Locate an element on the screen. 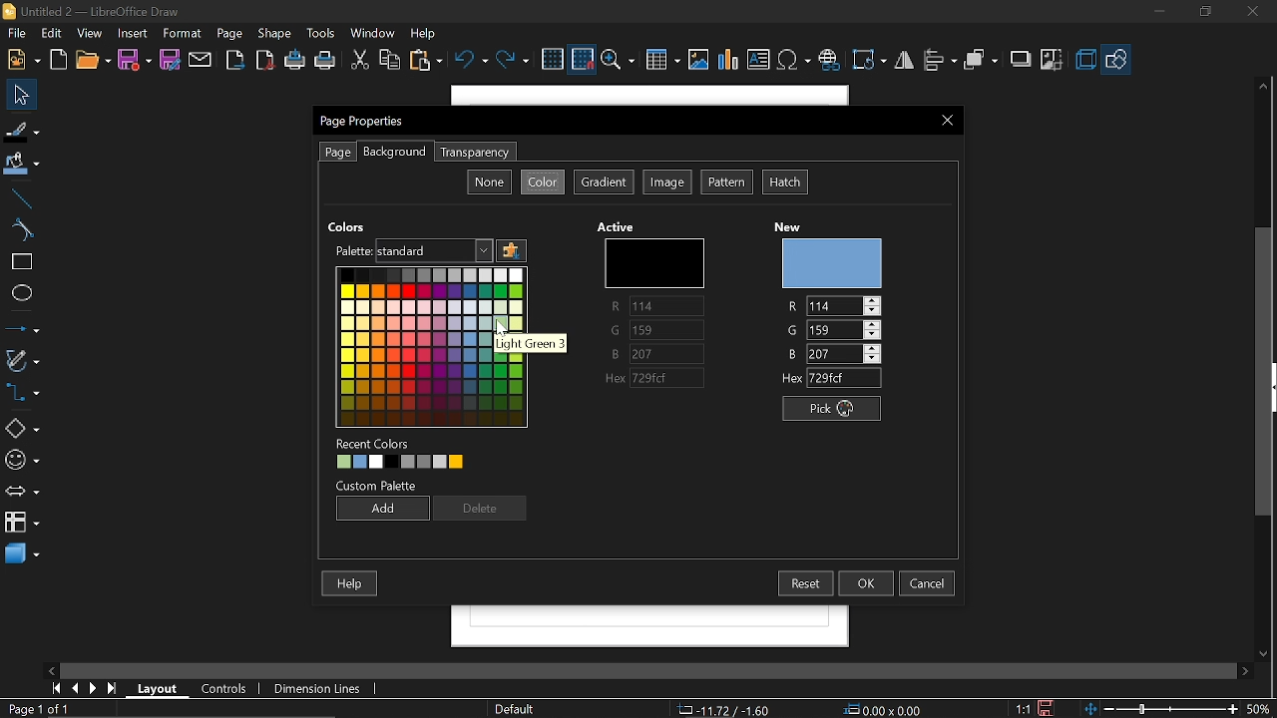 The height and width of the screenshot is (718, 1277). New is located at coordinates (24, 60).